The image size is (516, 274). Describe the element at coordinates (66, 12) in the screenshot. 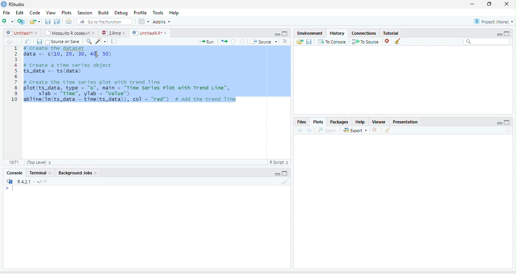

I see `Plots` at that location.